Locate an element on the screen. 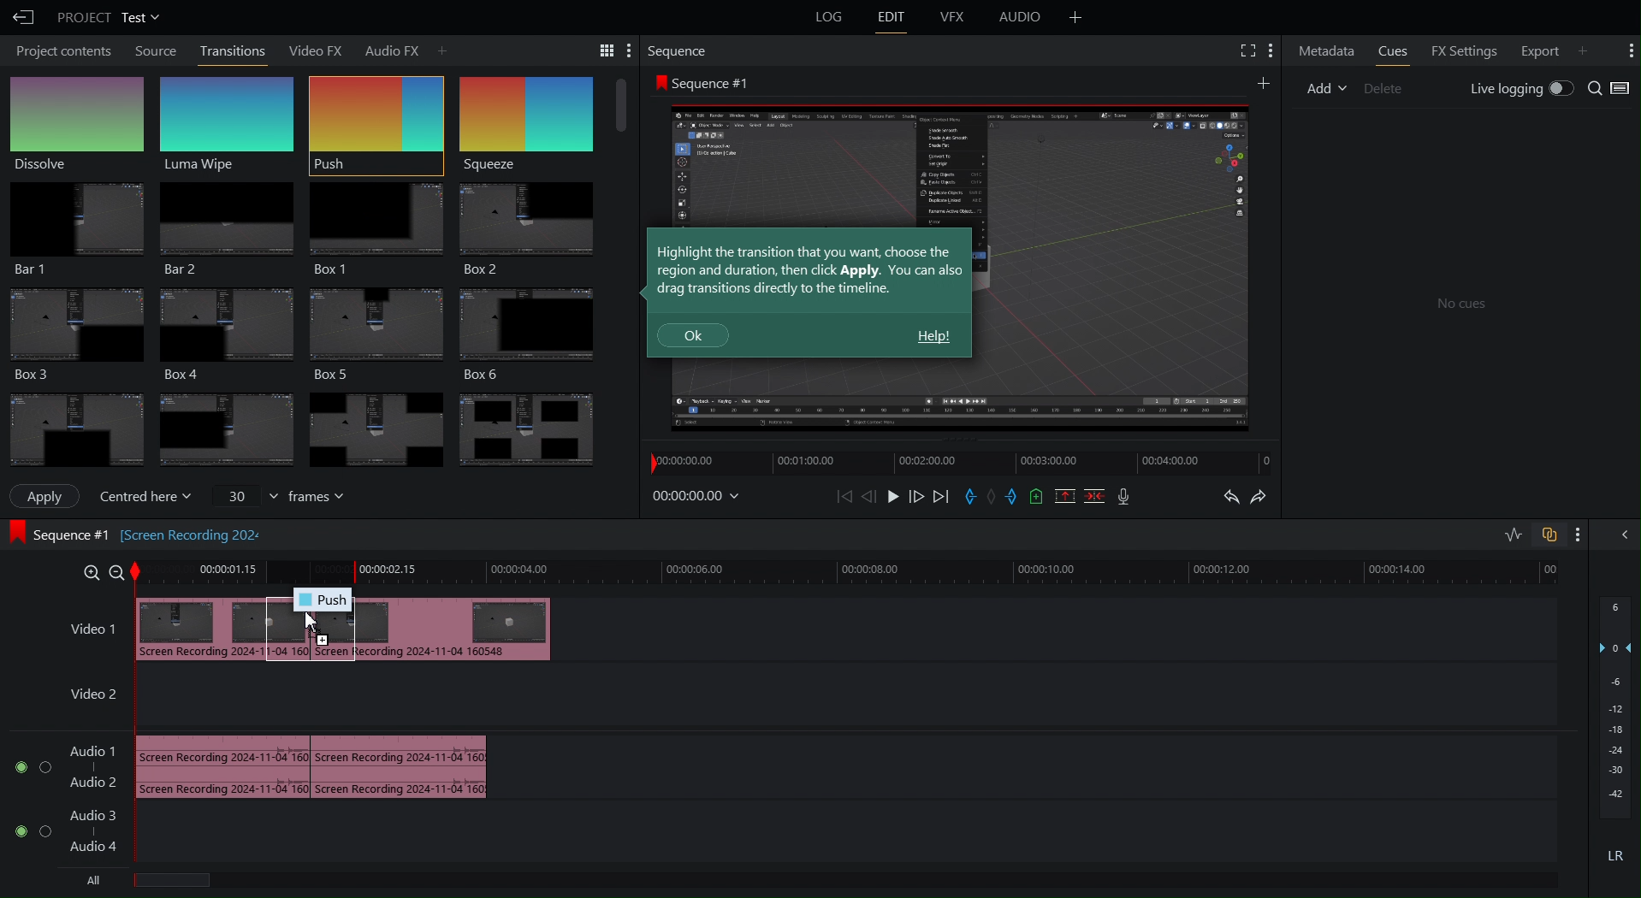  Cursor is located at coordinates (309, 624).